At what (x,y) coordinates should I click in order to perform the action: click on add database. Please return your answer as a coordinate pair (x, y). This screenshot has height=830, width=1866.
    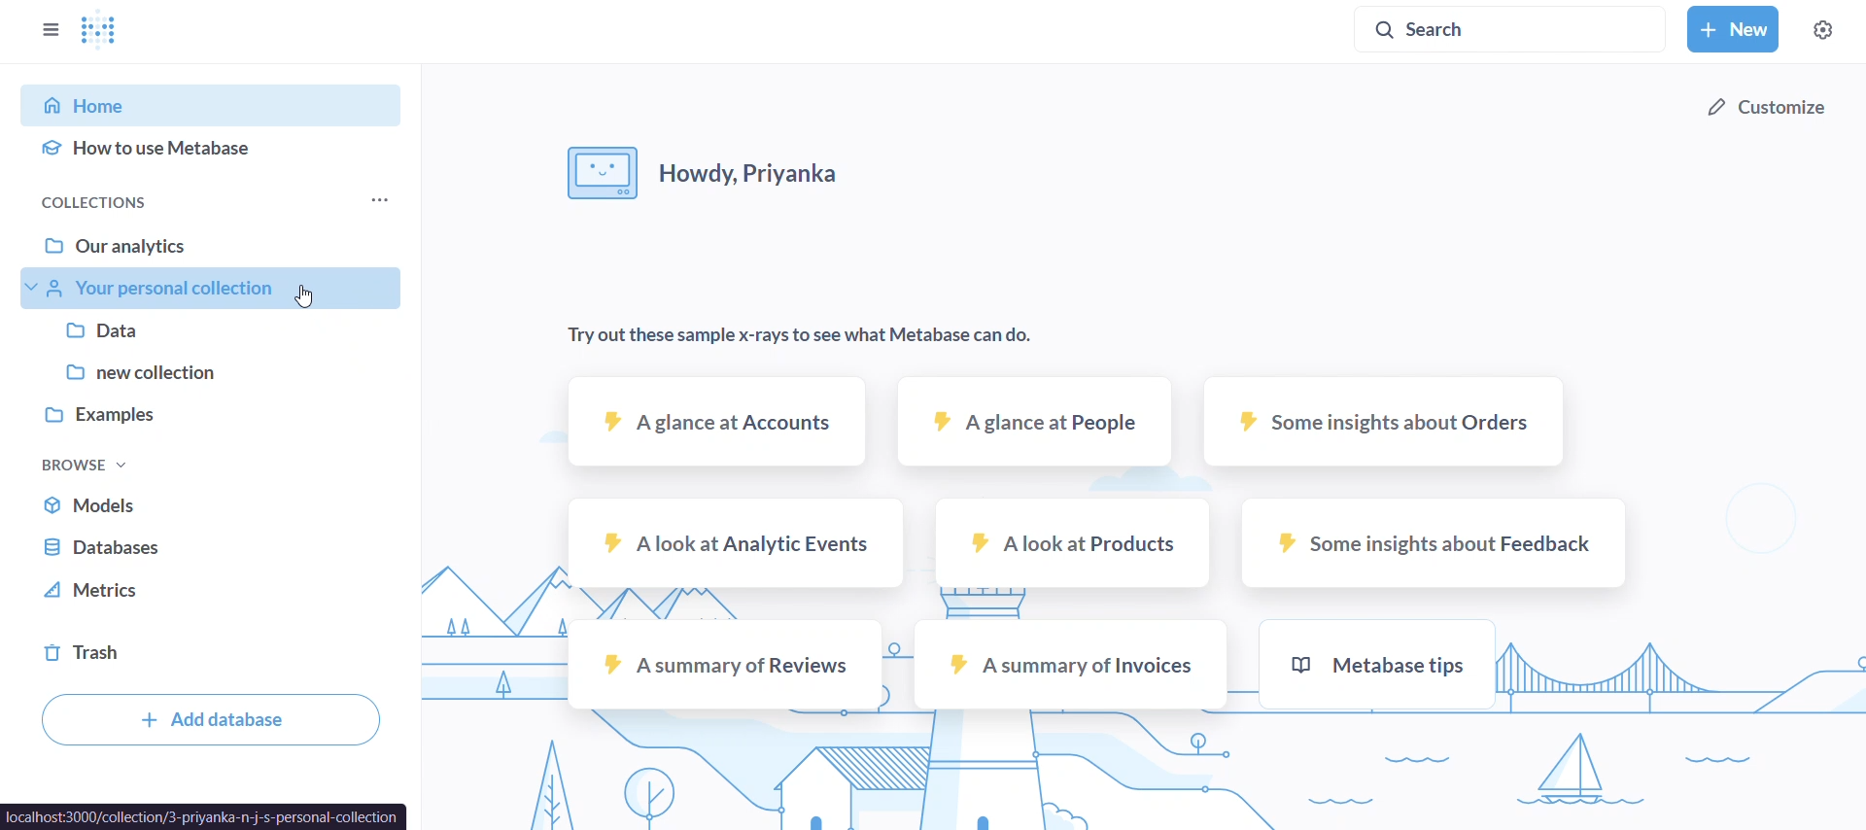
    Looking at the image, I should click on (210, 719).